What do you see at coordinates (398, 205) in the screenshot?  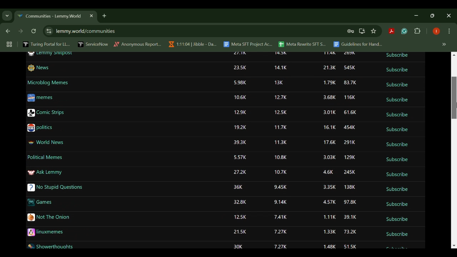 I see `Subscribe` at bounding box center [398, 205].